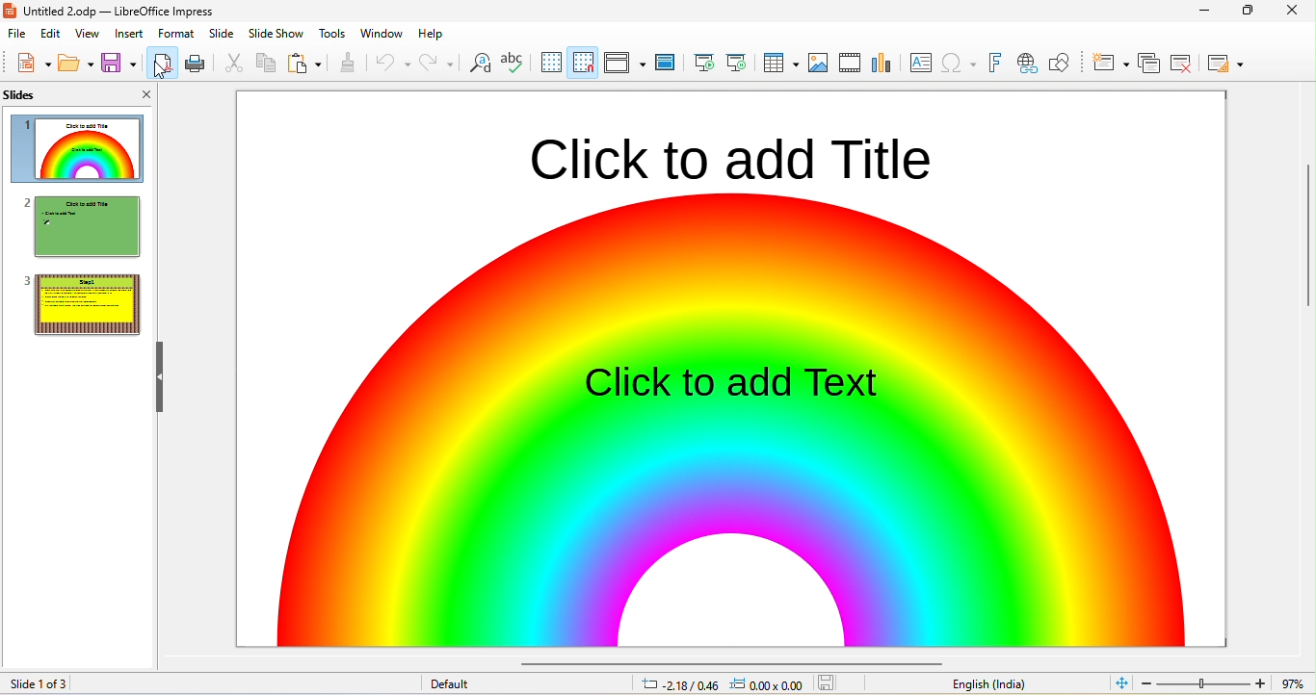  What do you see at coordinates (1297, 11) in the screenshot?
I see `close` at bounding box center [1297, 11].